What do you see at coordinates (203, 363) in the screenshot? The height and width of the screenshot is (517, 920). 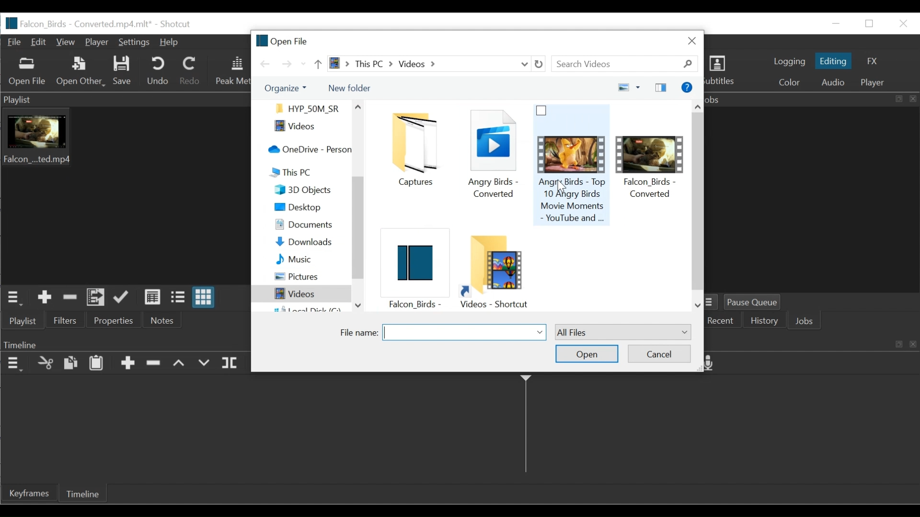 I see `Overwrite` at bounding box center [203, 363].